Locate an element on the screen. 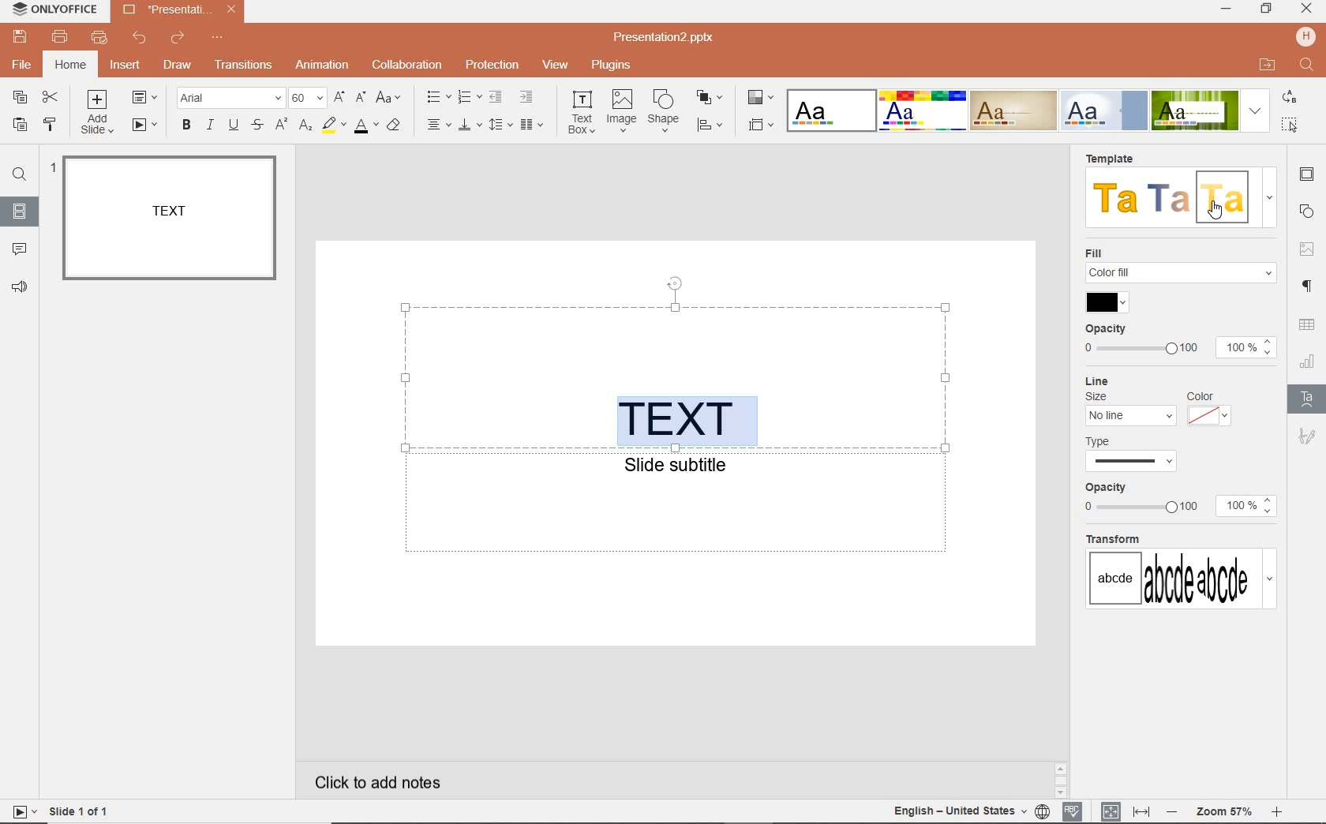 This screenshot has width=1326, height=824. VIEW is located at coordinates (556, 66).